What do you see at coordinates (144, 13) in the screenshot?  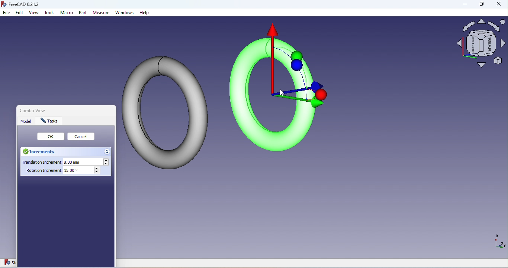 I see `Help` at bounding box center [144, 13].